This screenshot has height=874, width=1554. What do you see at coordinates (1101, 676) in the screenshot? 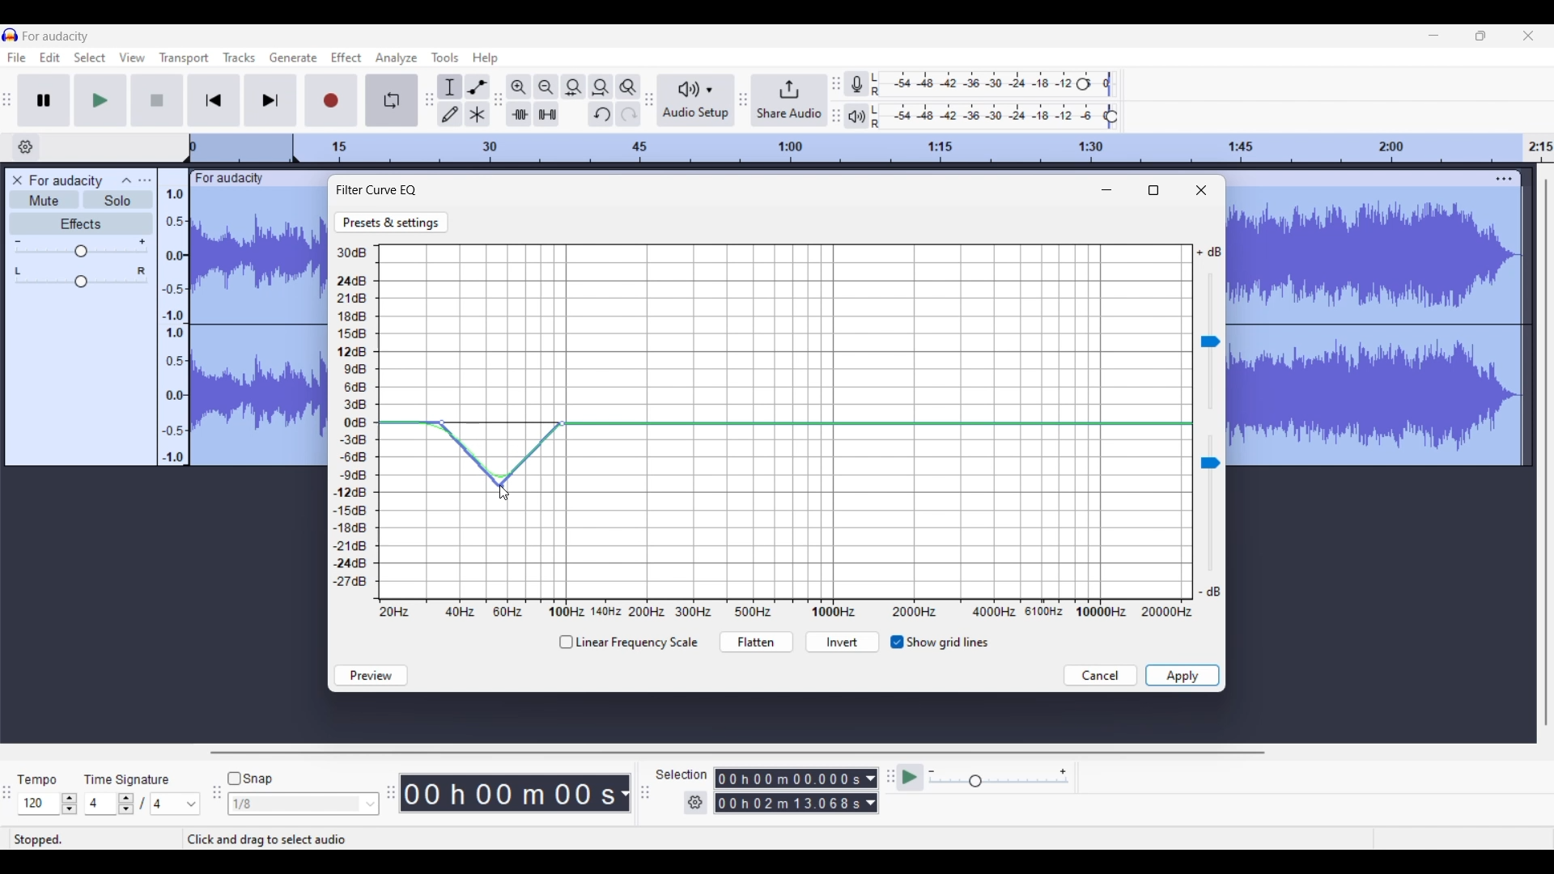
I see `Discard inputs made` at bounding box center [1101, 676].